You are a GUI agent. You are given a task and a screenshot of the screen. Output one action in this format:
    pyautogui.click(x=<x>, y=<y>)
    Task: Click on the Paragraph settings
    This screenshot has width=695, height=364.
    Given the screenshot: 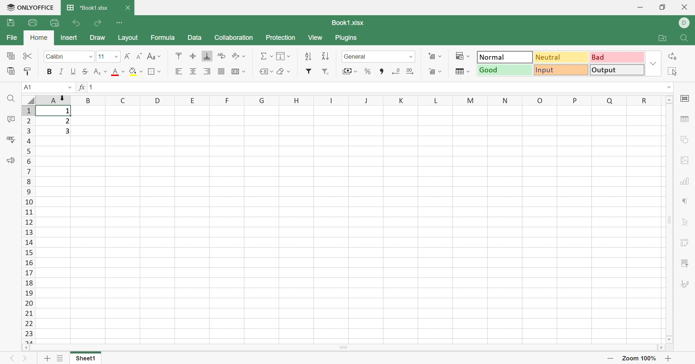 What is the action you would take?
    pyautogui.click(x=685, y=202)
    